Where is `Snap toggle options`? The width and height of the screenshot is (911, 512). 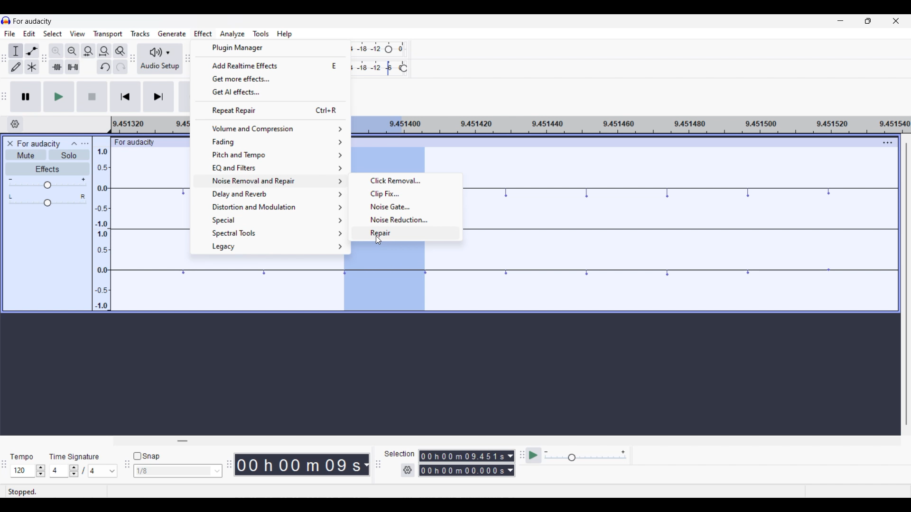
Snap toggle options is located at coordinates (177, 471).